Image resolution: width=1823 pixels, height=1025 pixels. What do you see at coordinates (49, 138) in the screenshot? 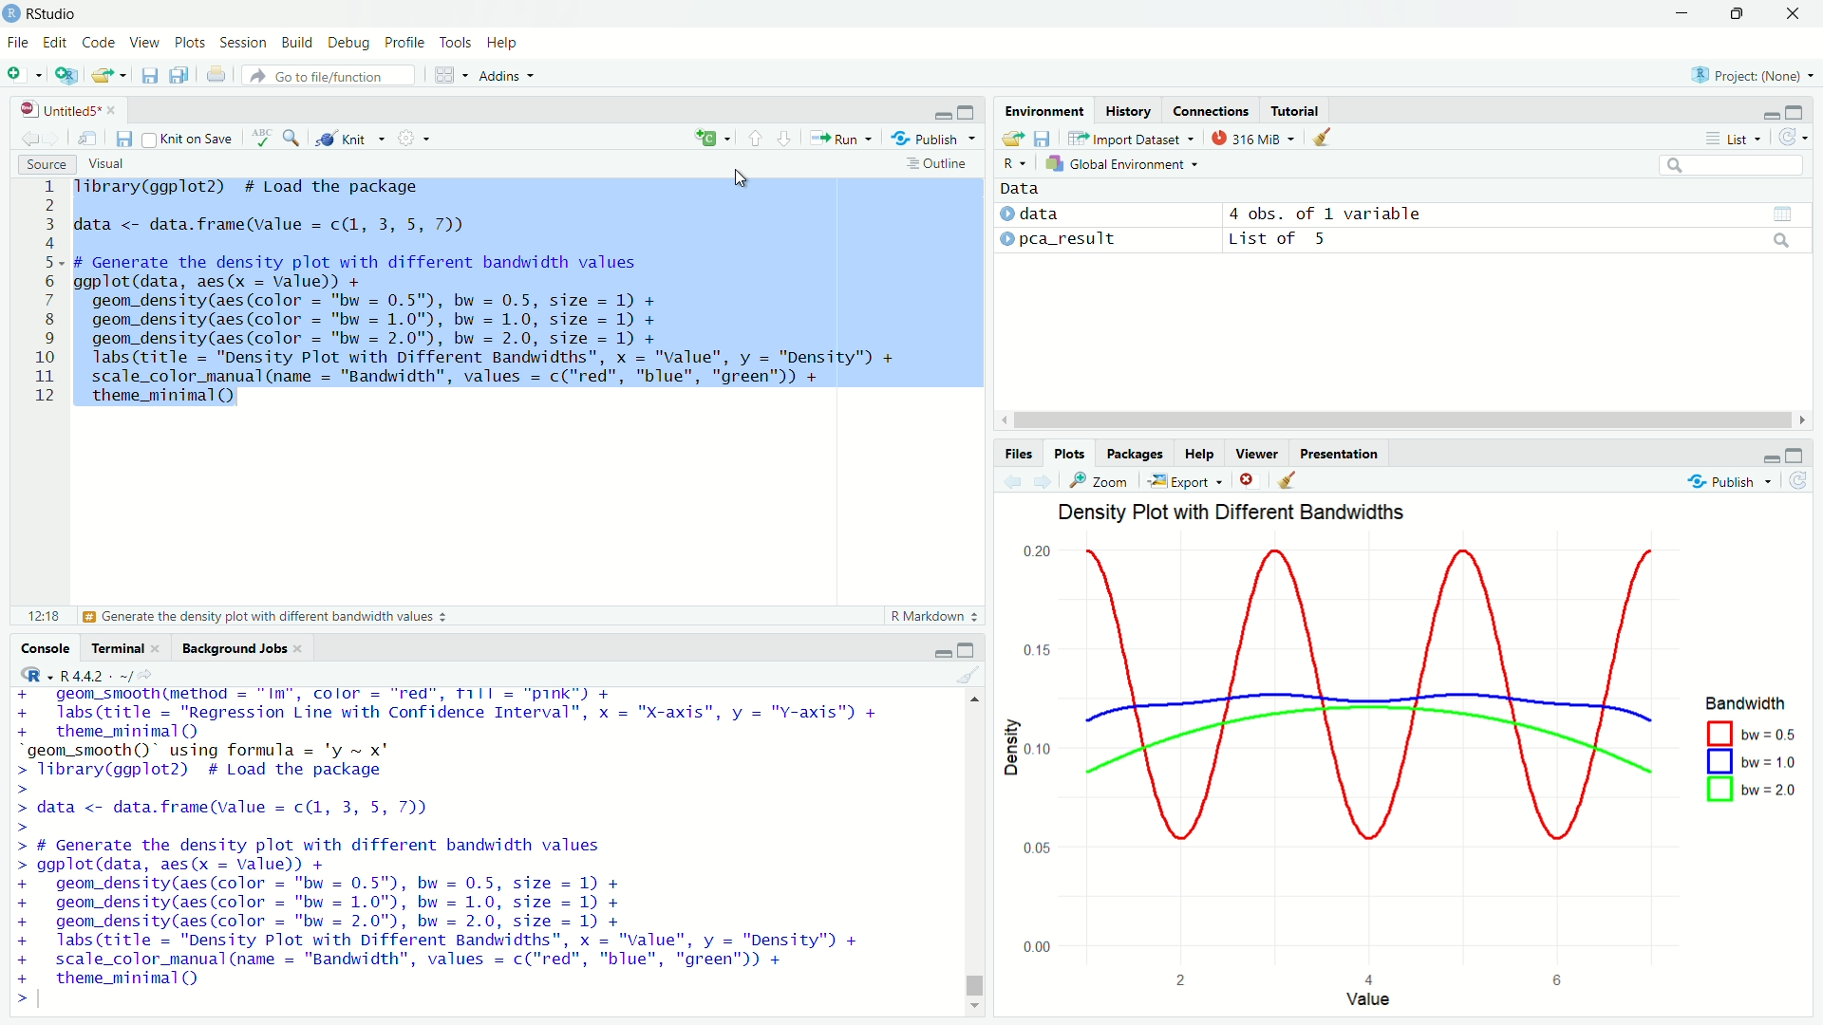
I see `Go forward to next source location` at bounding box center [49, 138].